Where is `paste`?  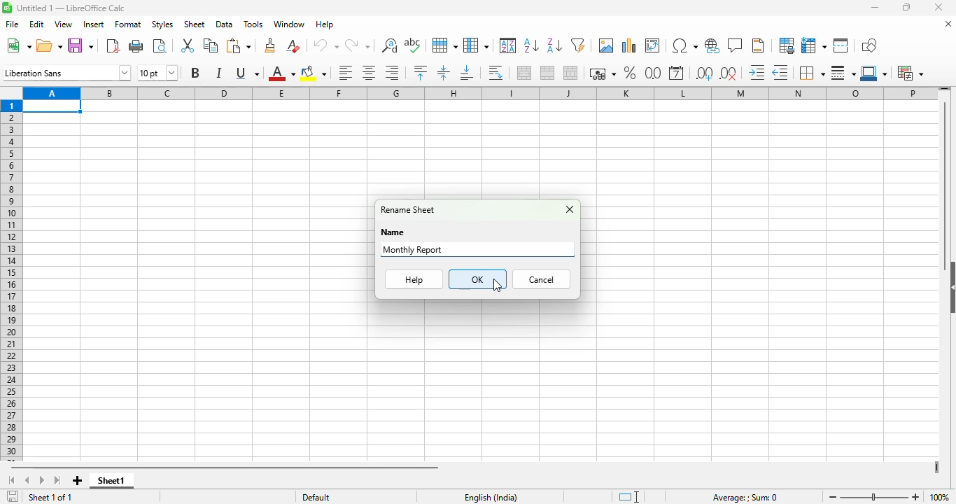
paste is located at coordinates (239, 45).